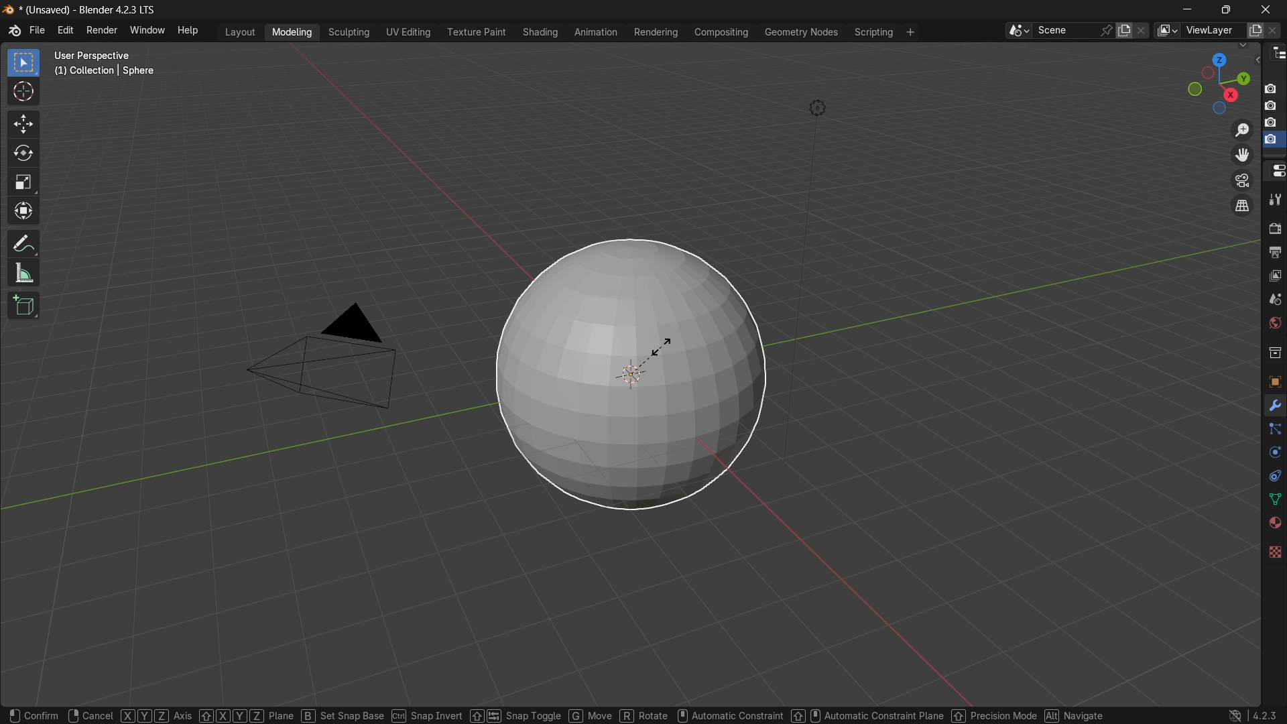 The image size is (1287, 724). What do you see at coordinates (1250, 709) in the screenshot?
I see `4.2.3` at bounding box center [1250, 709].